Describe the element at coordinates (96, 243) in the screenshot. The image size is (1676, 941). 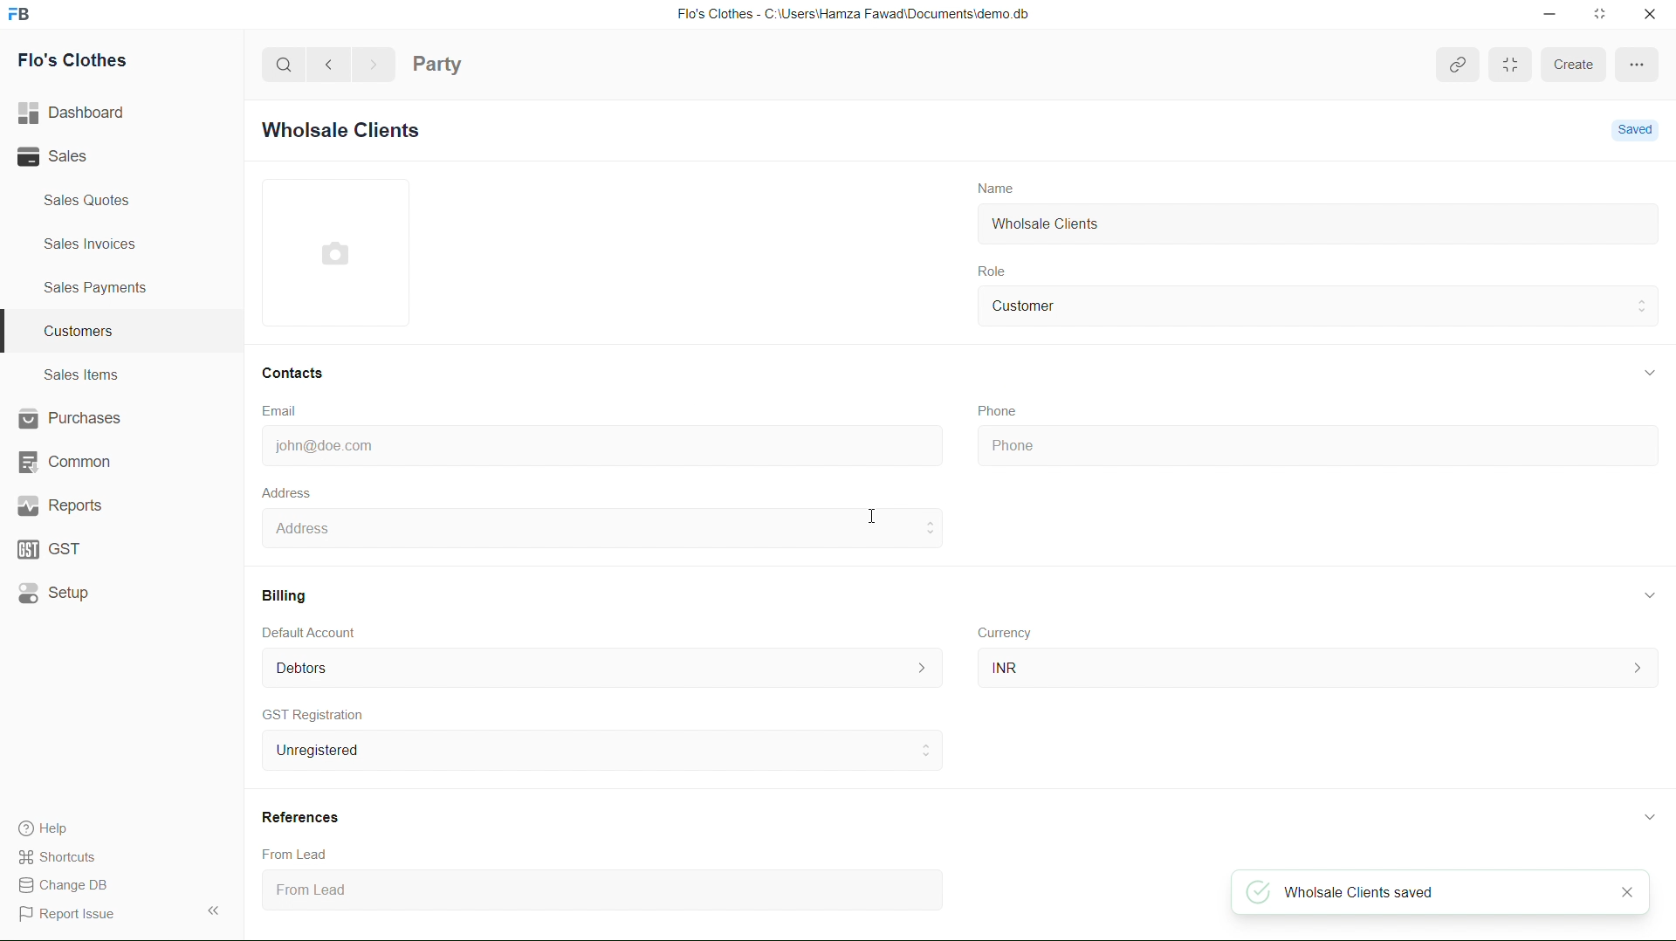
I see `Sales Invoices` at that location.